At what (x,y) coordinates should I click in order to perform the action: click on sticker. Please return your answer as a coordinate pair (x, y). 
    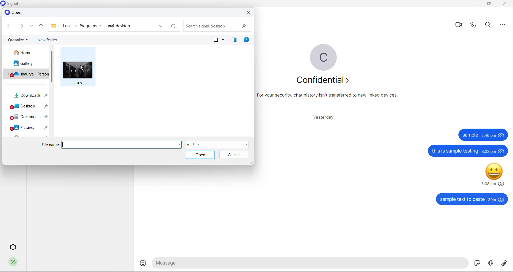
    Looking at the image, I should click on (475, 263).